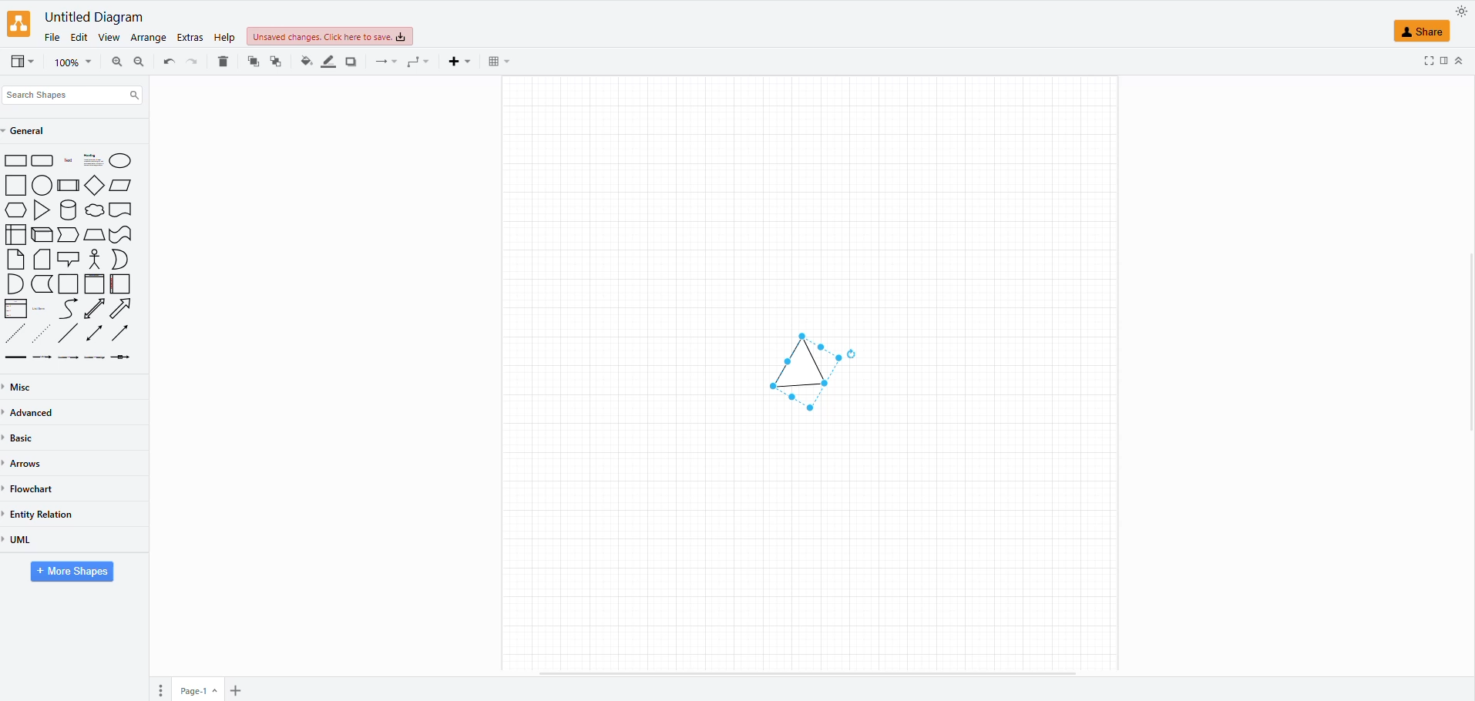 The height and width of the screenshot is (701, 1475). What do you see at coordinates (167, 61) in the screenshot?
I see `redo` at bounding box center [167, 61].